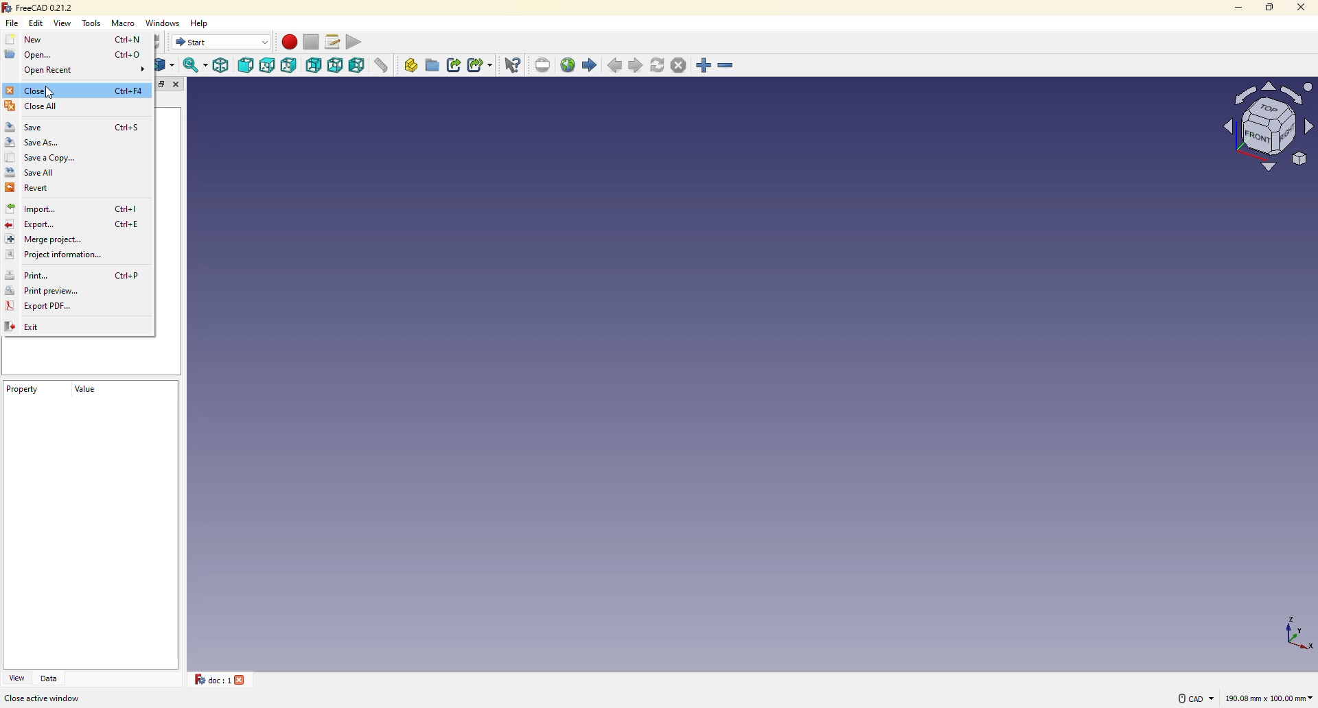  Describe the element at coordinates (47, 72) in the screenshot. I see `open recent` at that location.